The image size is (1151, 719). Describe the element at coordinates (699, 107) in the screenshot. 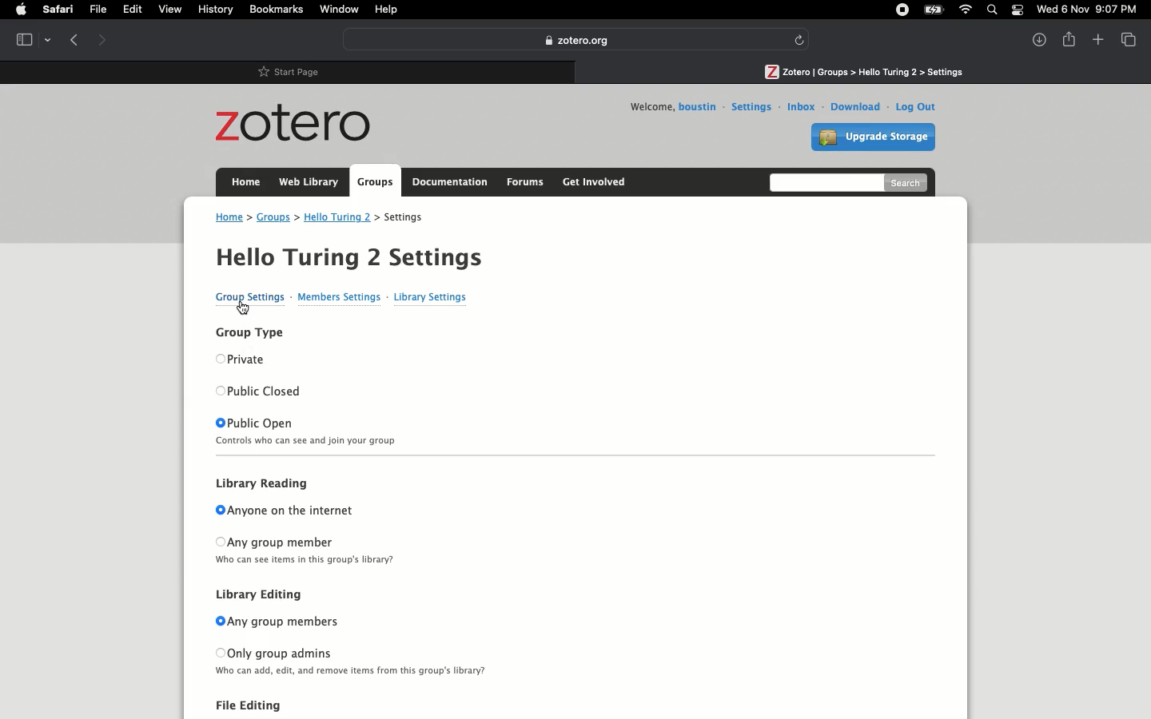

I see `Username` at that location.